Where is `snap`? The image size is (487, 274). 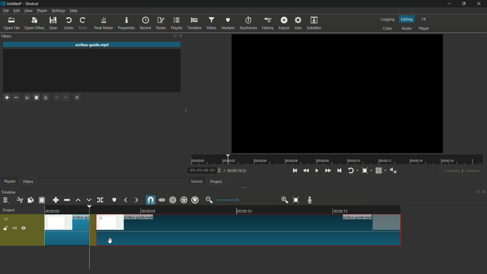 snap is located at coordinates (151, 200).